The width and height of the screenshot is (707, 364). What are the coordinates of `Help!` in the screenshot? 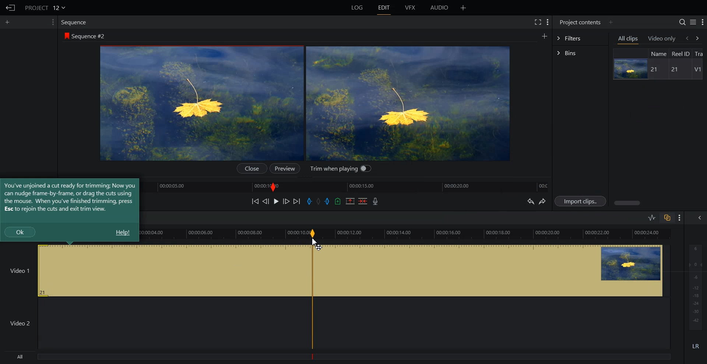 It's located at (122, 232).